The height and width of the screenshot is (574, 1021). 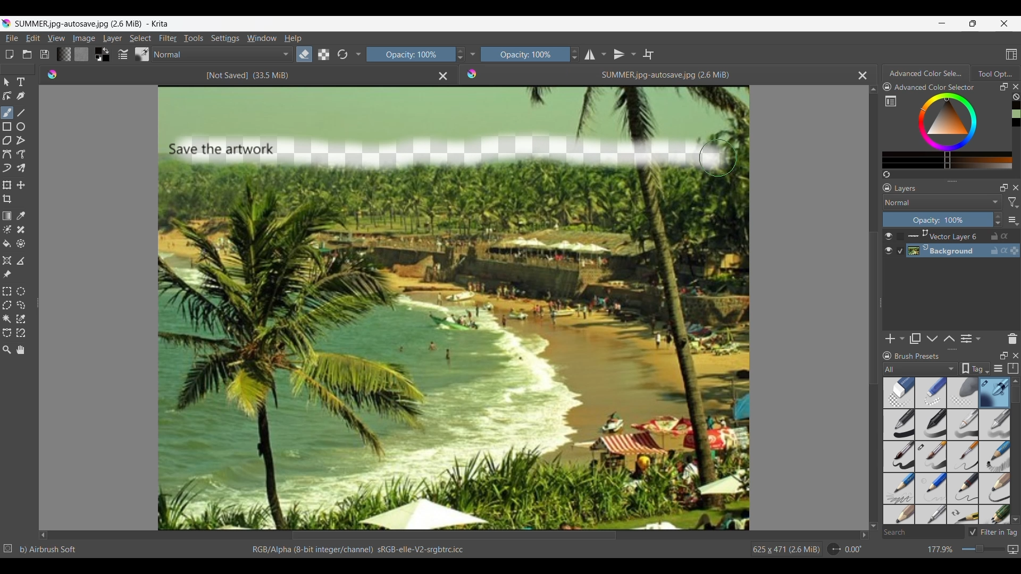 What do you see at coordinates (21, 96) in the screenshot?
I see `Calligraphy` at bounding box center [21, 96].